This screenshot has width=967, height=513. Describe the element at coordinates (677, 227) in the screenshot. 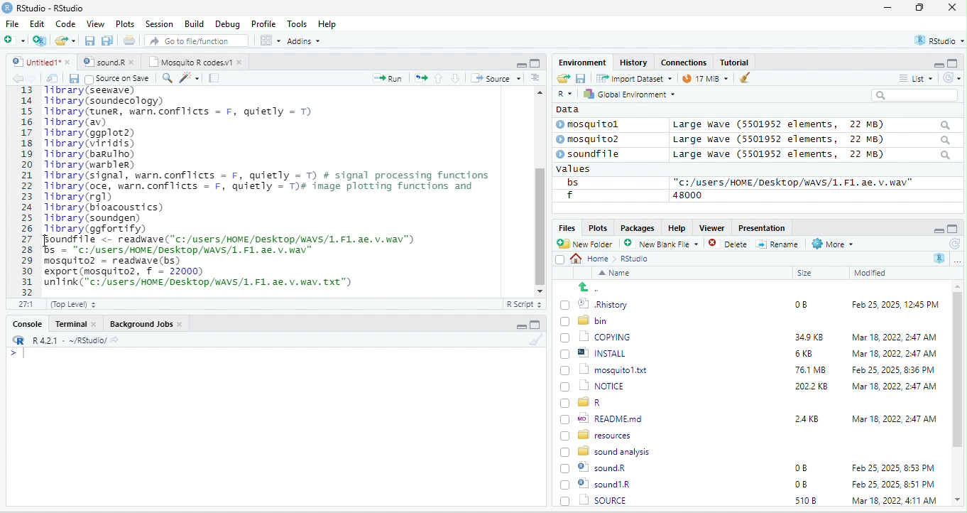

I see `Help` at that location.